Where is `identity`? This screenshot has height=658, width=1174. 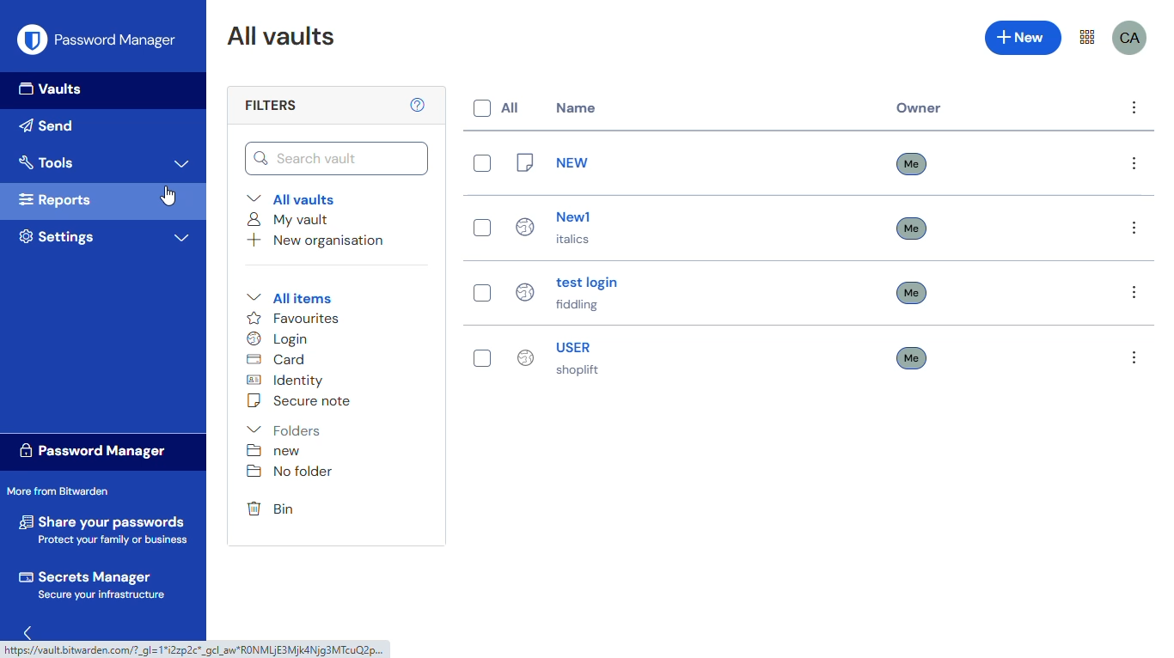 identity is located at coordinates (287, 380).